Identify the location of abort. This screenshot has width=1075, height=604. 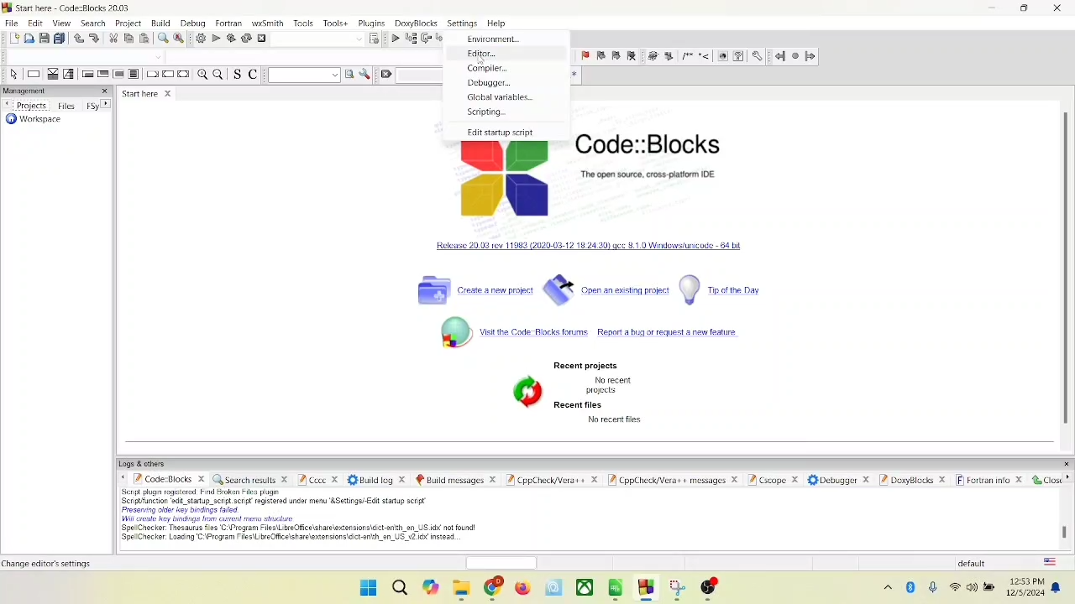
(262, 39).